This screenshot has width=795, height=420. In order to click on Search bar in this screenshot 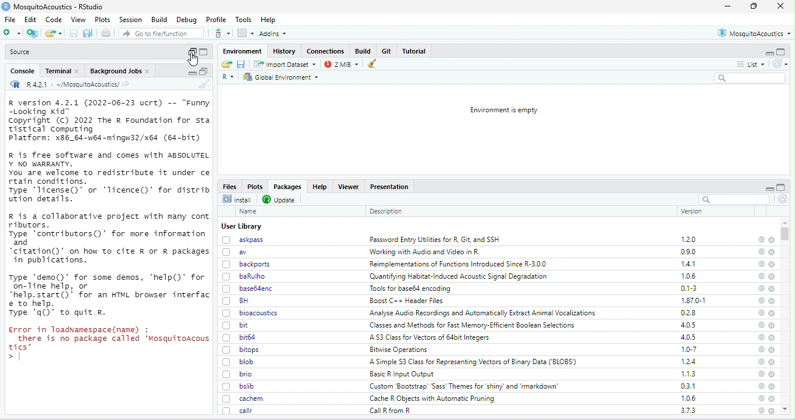, I will do `click(751, 78)`.